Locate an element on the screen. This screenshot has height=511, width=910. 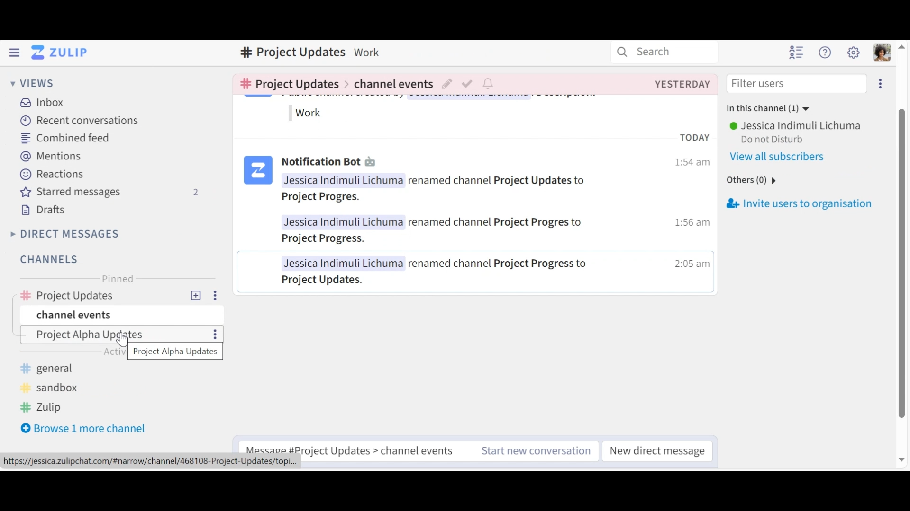
https://jessica.zulipchat.com/#narrow/channel/468108-Project-Updates/topi... is located at coordinates (150, 462).